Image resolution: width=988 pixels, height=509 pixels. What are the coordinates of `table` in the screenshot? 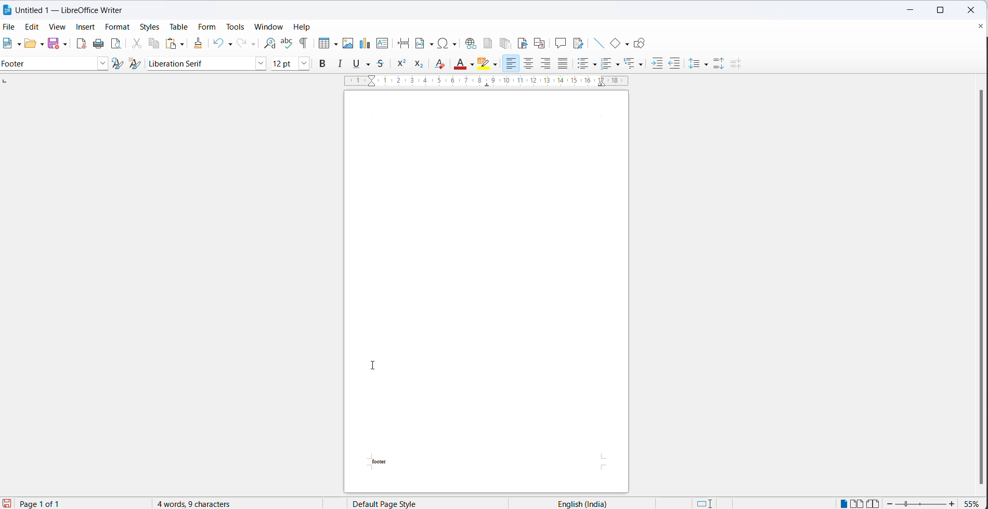 It's located at (179, 26).